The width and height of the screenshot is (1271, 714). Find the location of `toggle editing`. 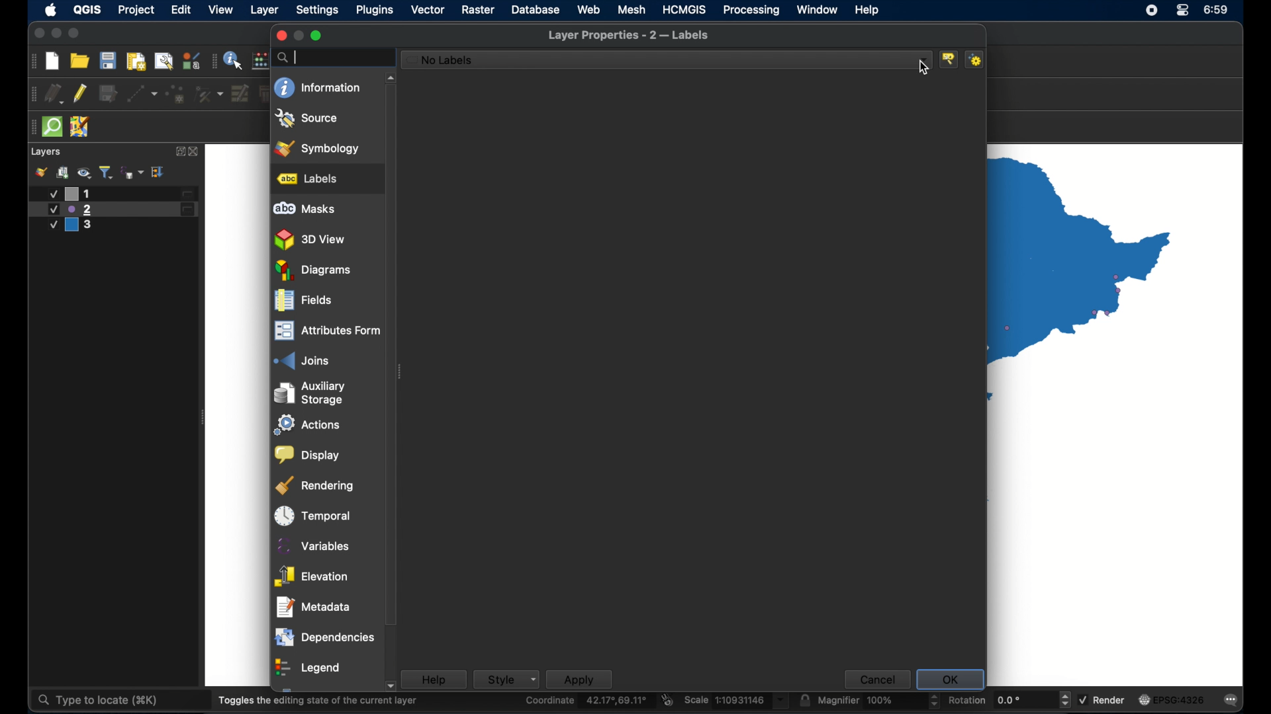

toggle editing is located at coordinates (79, 94).